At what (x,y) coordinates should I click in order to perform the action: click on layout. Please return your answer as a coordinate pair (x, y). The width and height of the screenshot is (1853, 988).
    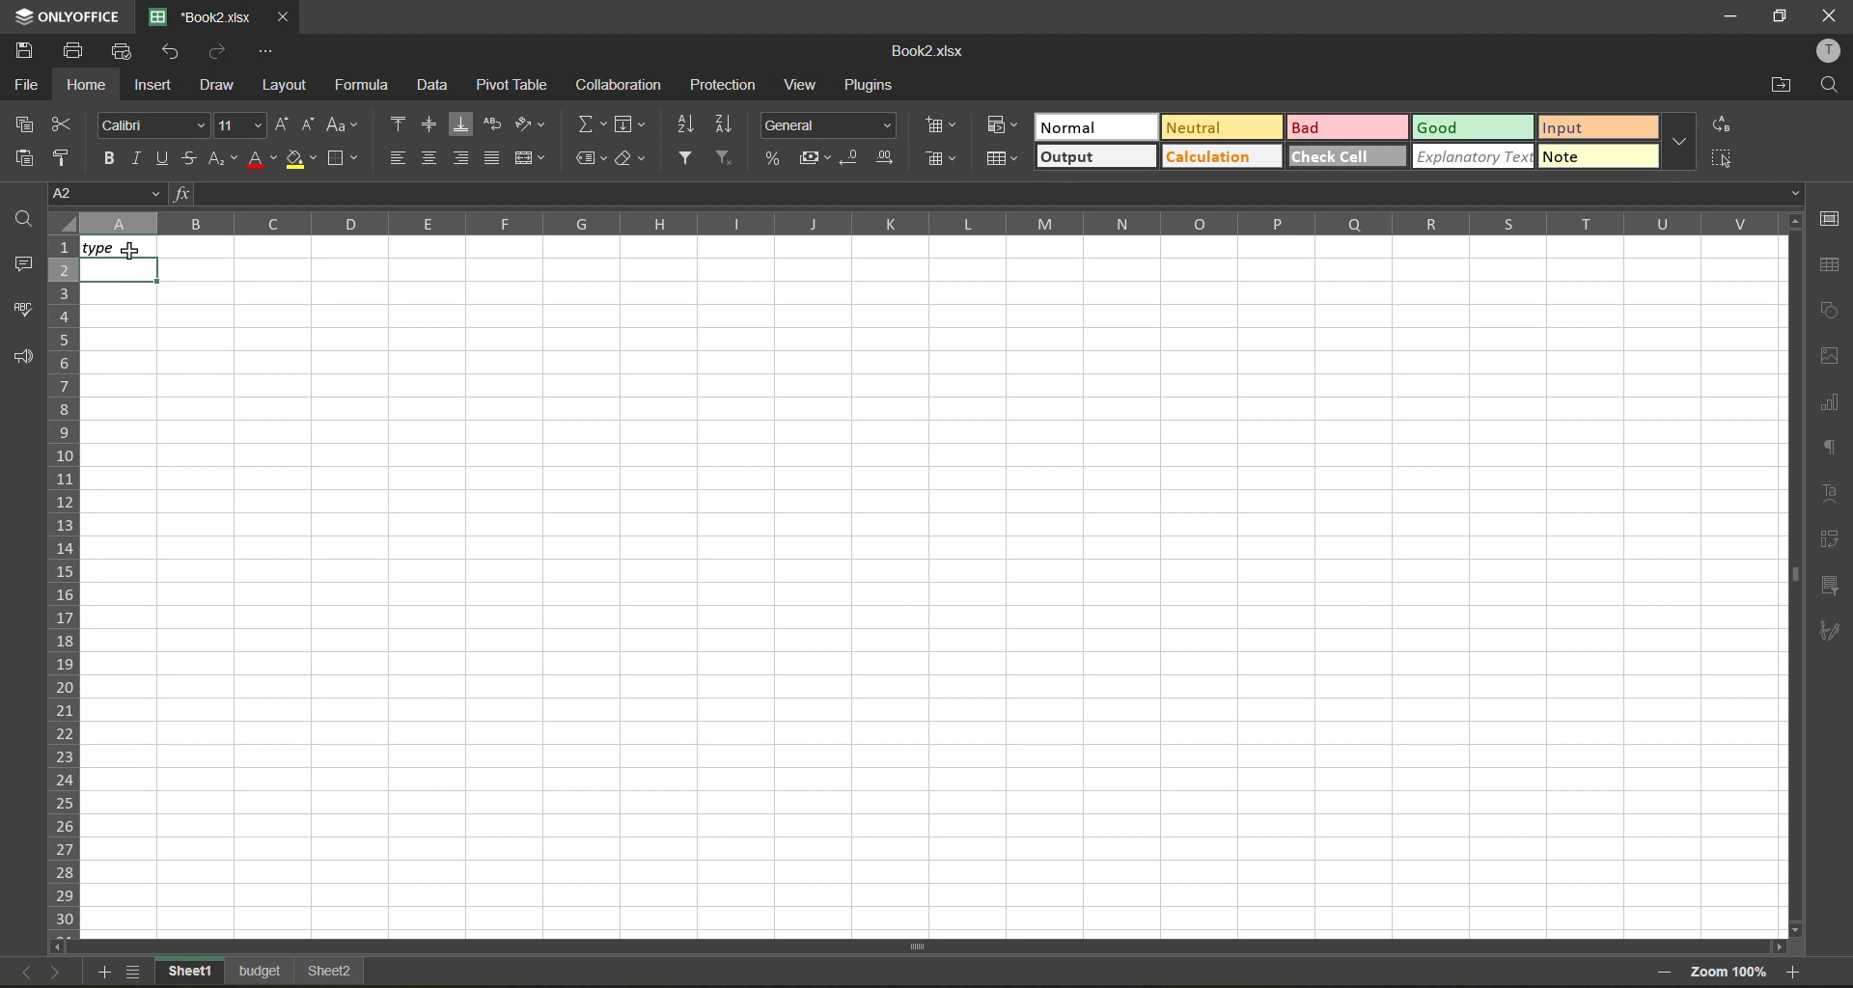
    Looking at the image, I should click on (289, 86).